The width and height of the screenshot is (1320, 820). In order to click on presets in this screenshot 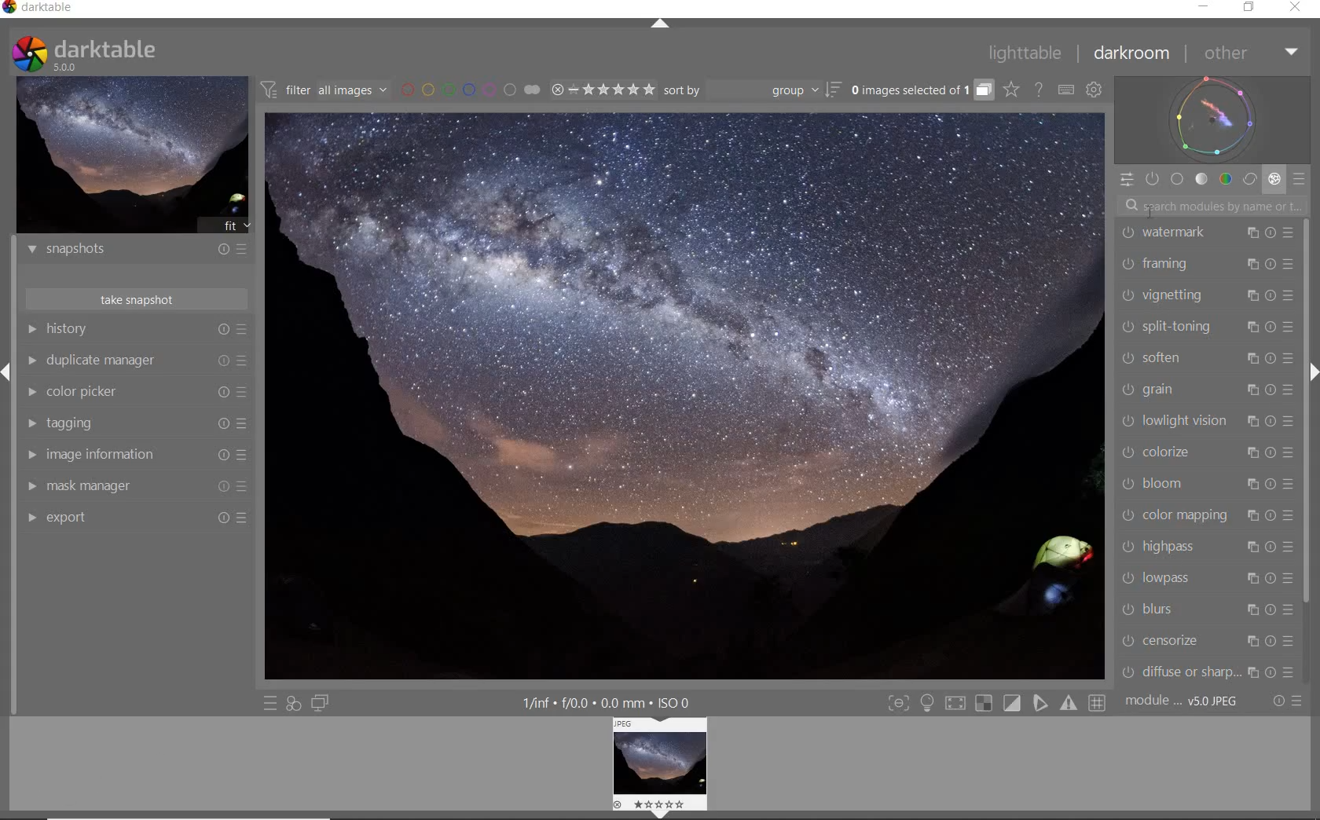, I will do `click(1289, 325)`.